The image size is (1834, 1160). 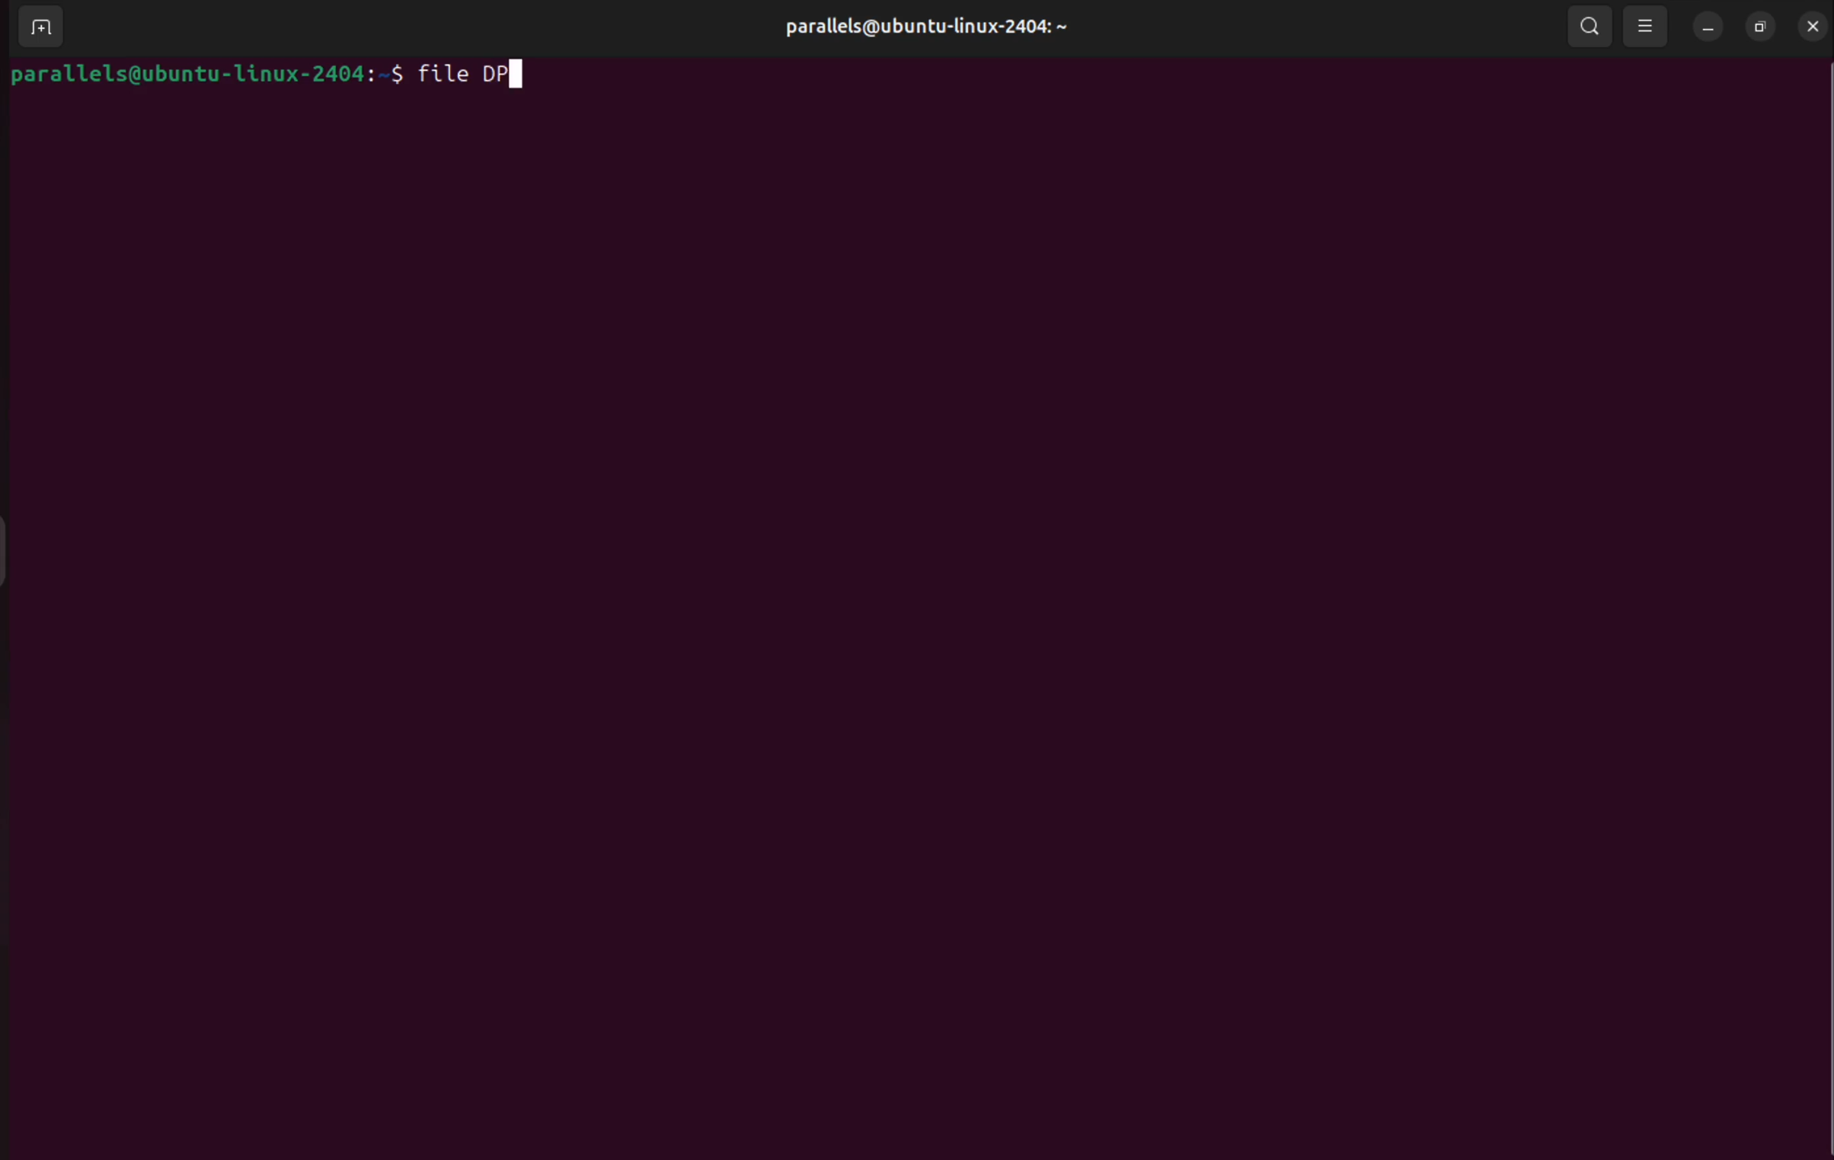 What do you see at coordinates (1584, 25) in the screenshot?
I see `search` at bounding box center [1584, 25].